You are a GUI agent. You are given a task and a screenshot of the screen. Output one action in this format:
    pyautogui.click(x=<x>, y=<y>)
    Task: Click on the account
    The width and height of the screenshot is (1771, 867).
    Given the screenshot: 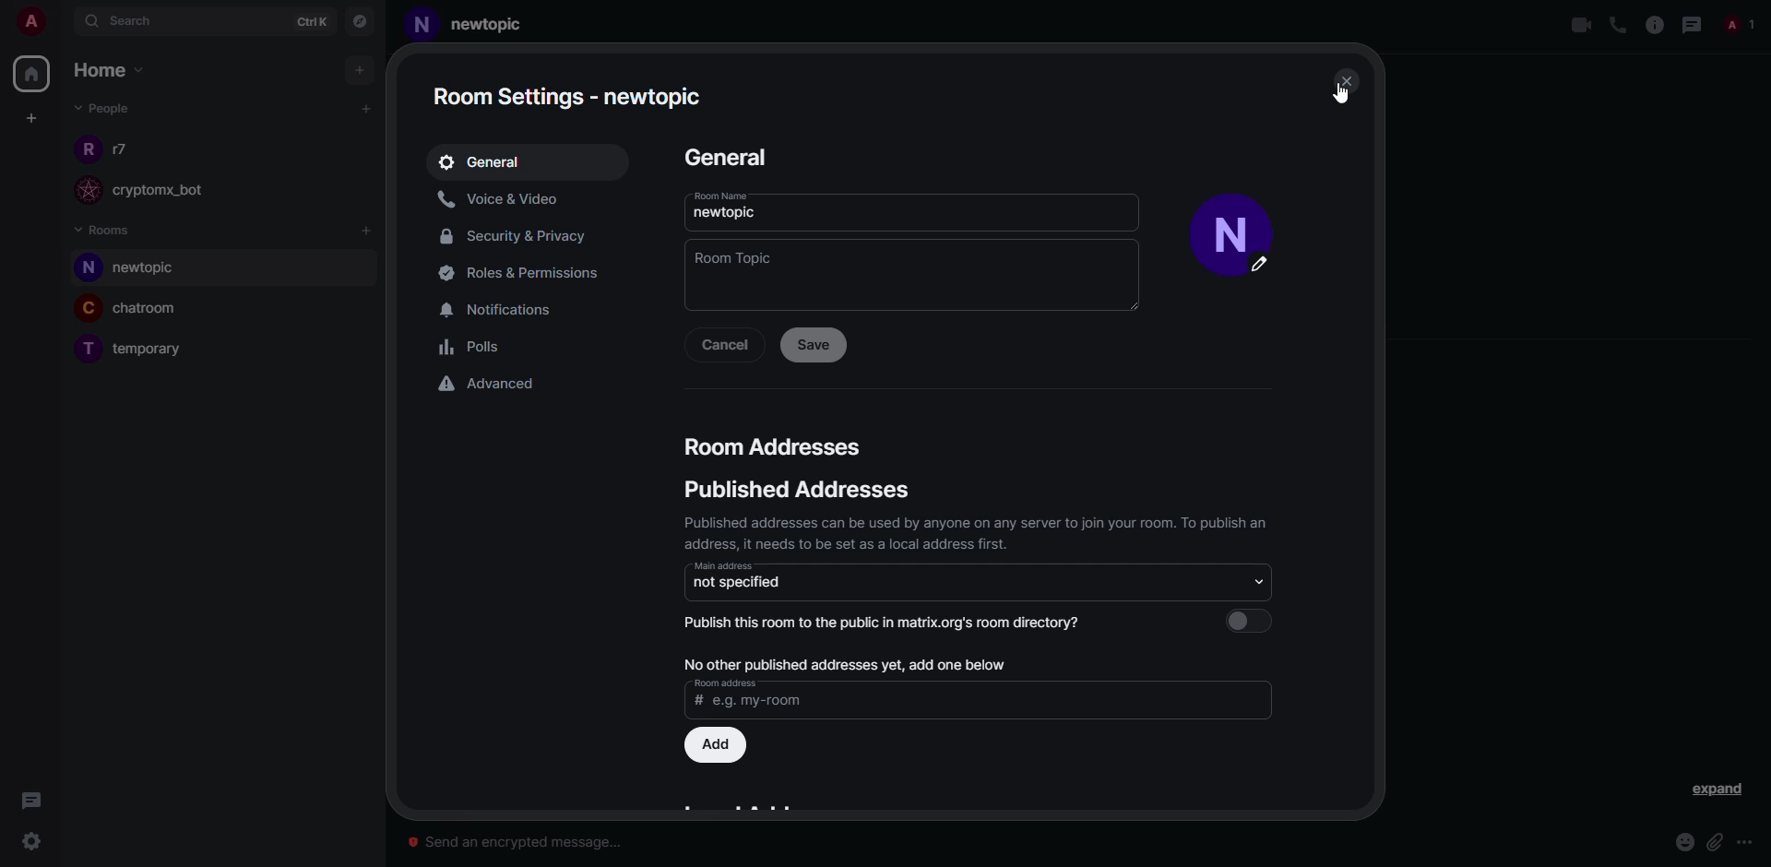 What is the action you would take?
    pyautogui.click(x=37, y=24)
    